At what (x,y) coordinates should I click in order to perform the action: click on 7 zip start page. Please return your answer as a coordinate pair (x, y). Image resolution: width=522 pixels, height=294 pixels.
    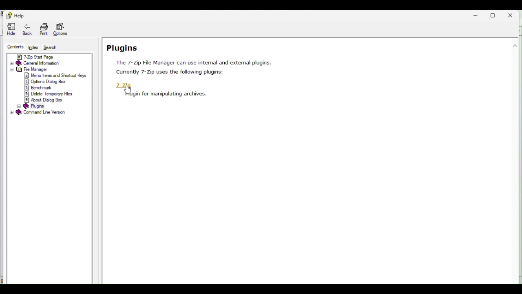
    Looking at the image, I should click on (34, 56).